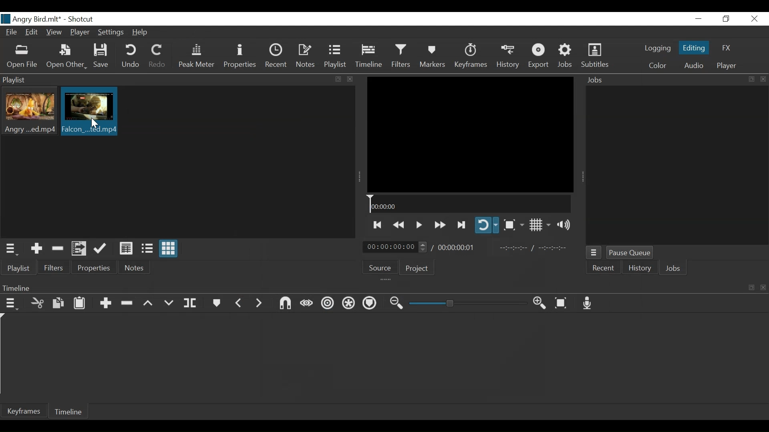 The height and width of the screenshot is (432, 769). What do you see at coordinates (132, 56) in the screenshot?
I see `Undo` at bounding box center [132, 56].